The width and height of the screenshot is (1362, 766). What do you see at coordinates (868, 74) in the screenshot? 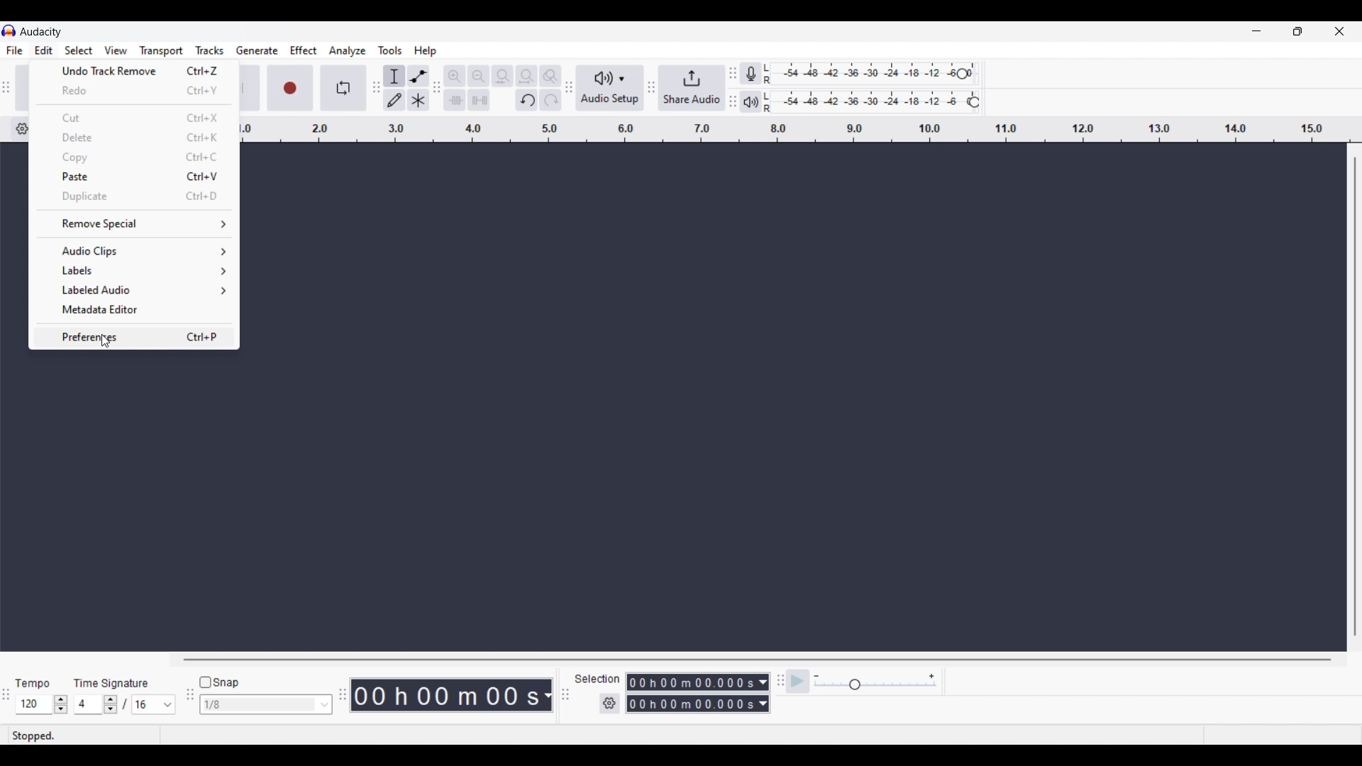
I see `Recording level` at bounding box center [868, 74].